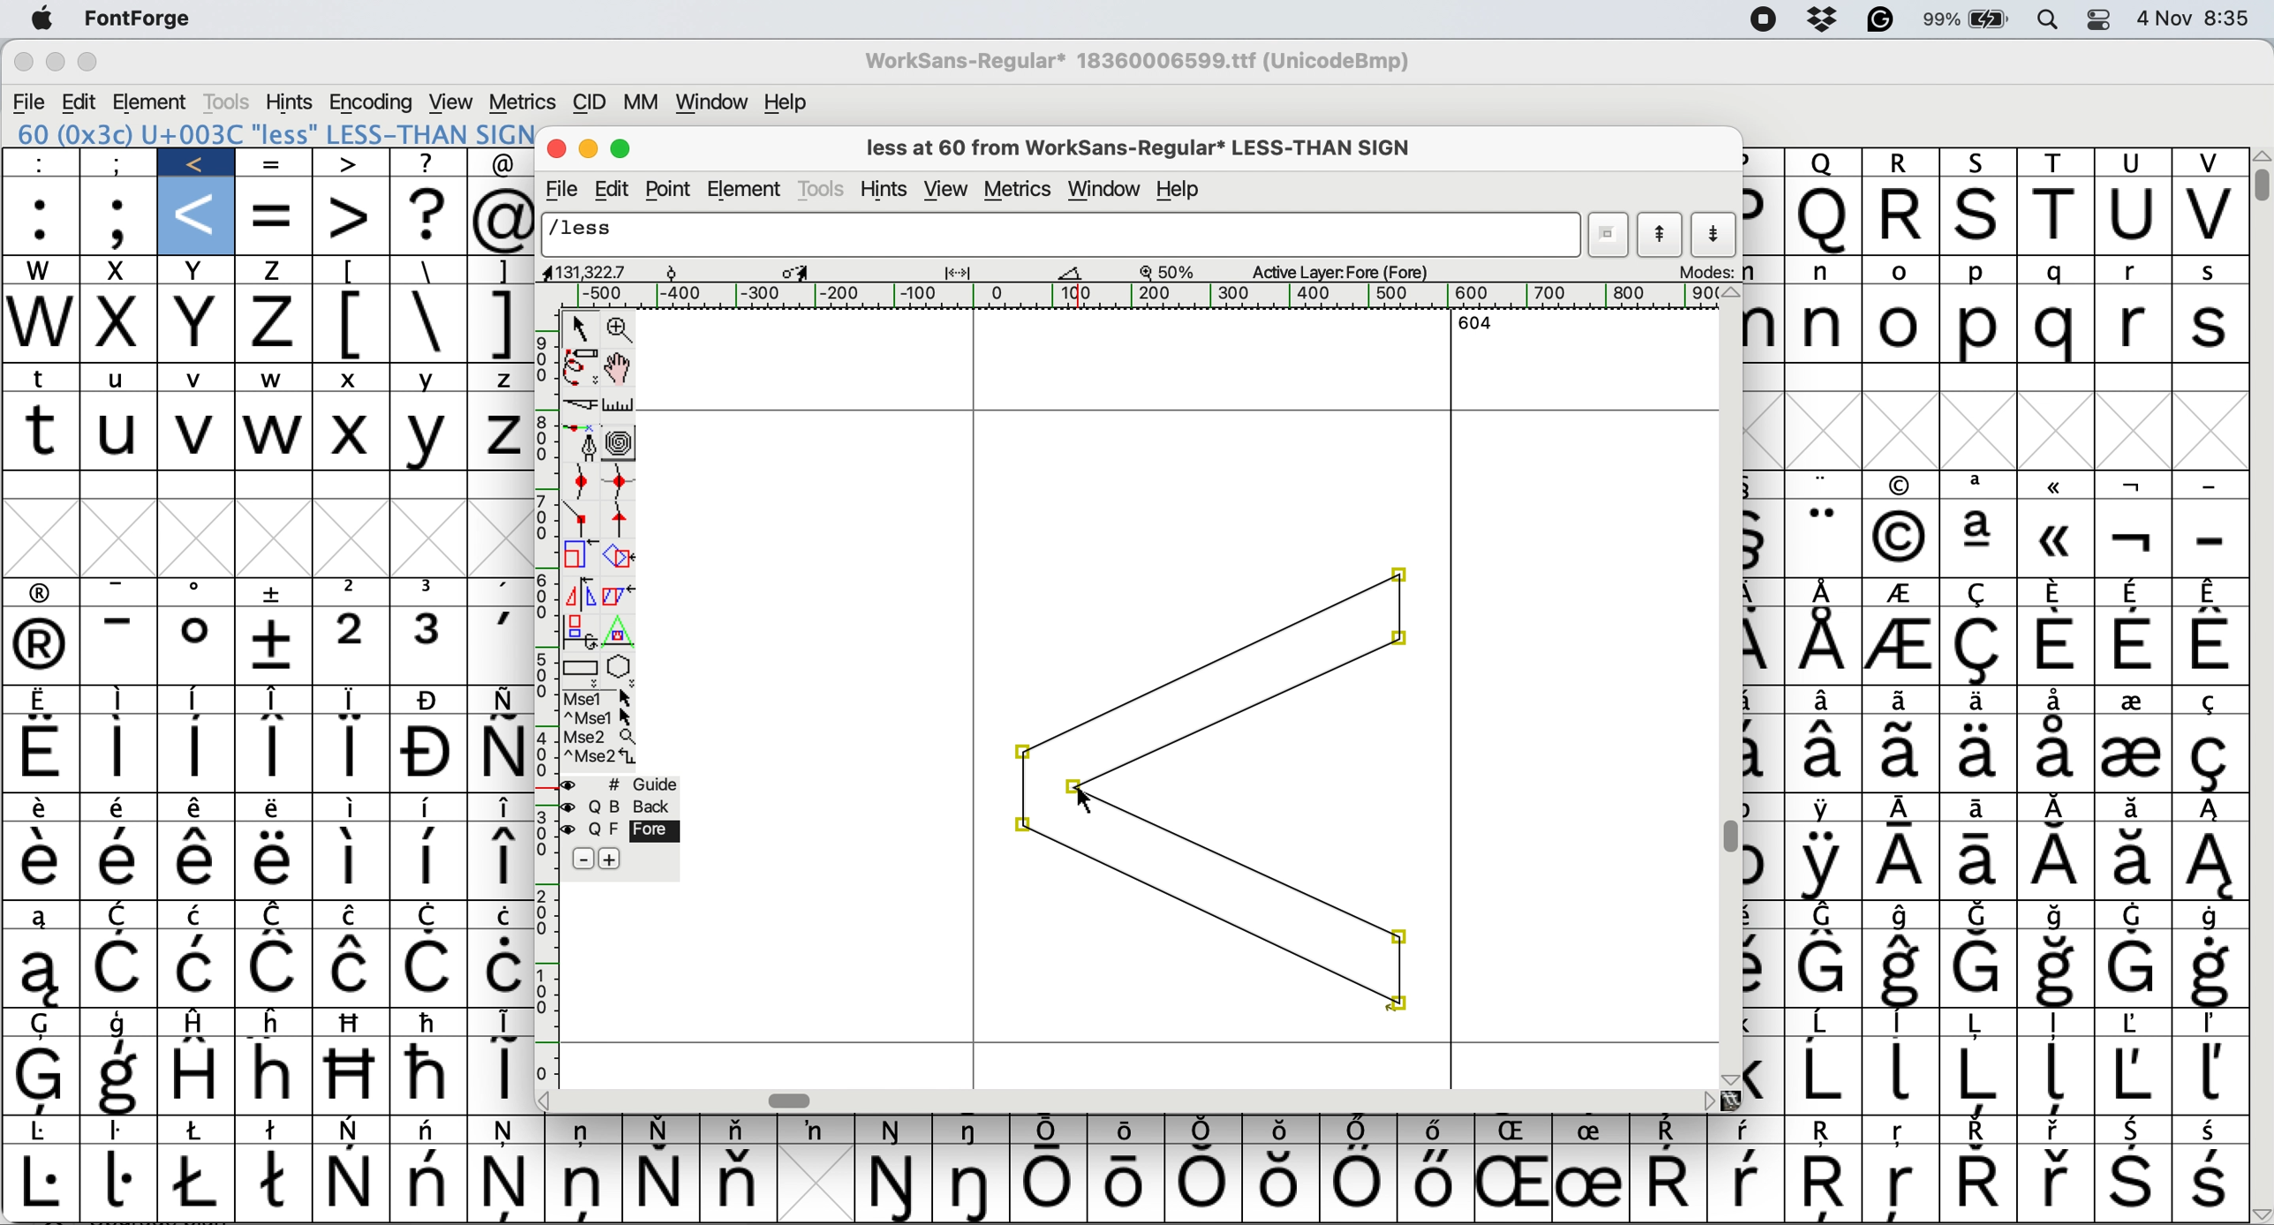 The image size is (2274, 1225). I want to click on Symbol, so click(1284, 1183).